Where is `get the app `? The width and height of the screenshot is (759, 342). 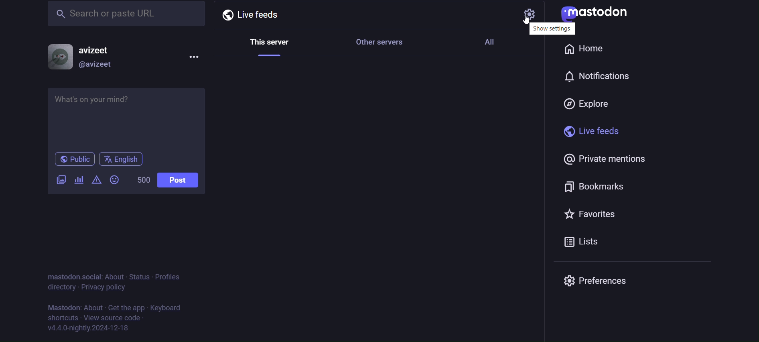
get the app  is located at coordinates (126, 304).